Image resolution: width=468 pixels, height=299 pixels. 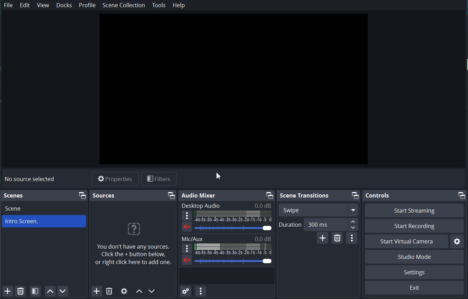 What do you see at coordinates (415, 226) in the screenshot?
I see `Start Recording` at bounding box center [415, 226].